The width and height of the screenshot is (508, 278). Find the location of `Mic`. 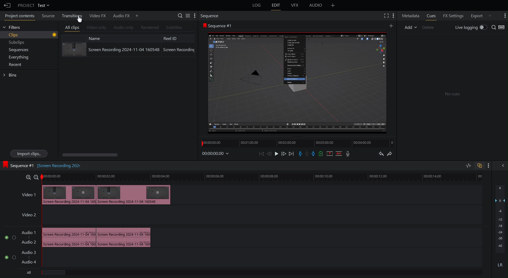

Mic is located at coordinates (348, 154).